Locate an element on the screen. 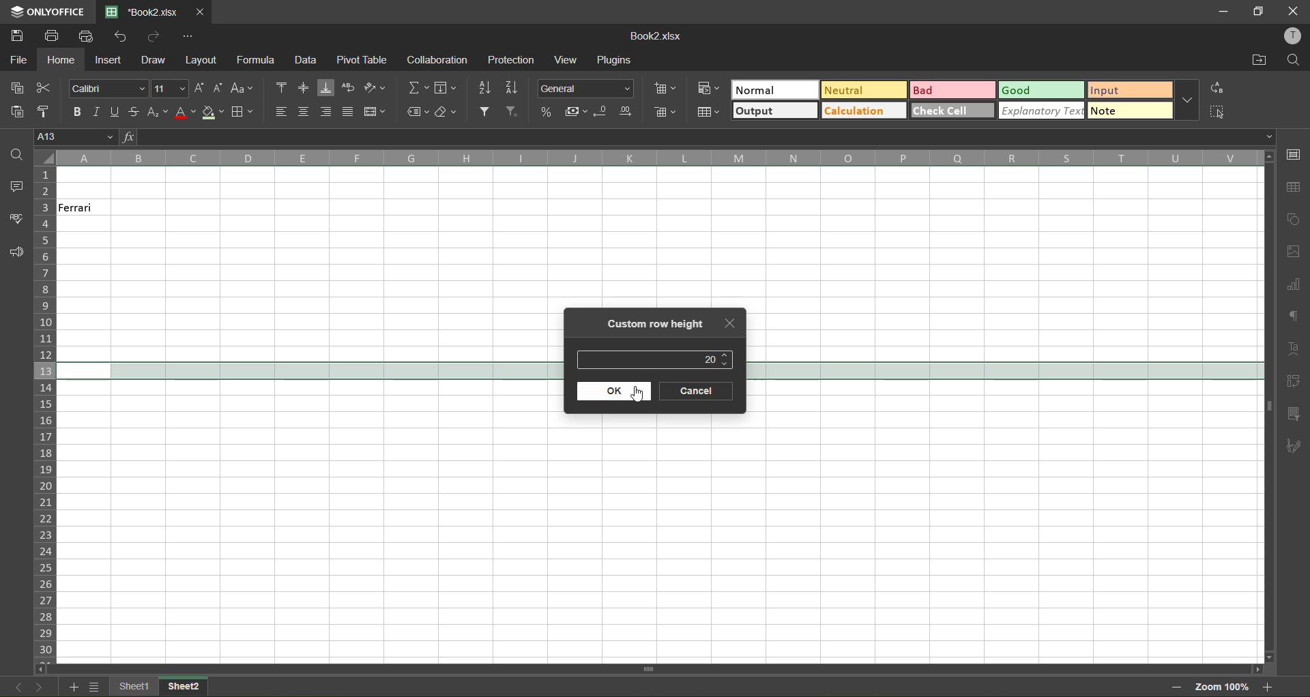 Image resolution: width=1310 pixels, height=697 pixels. view is located at coordinates (565, 59).